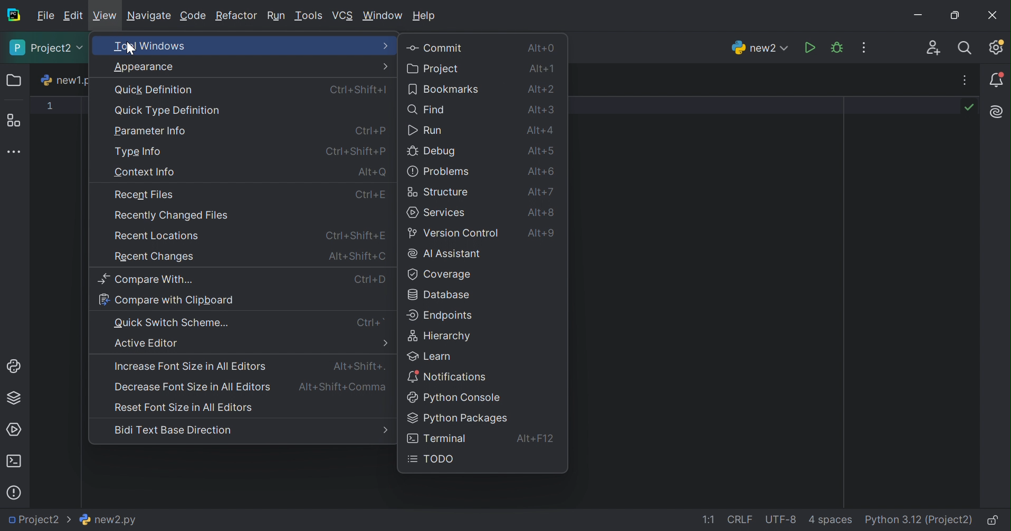 The height and width of the screenshot is (531, 1011). Describe the element at coordinates (15, 120) in the screenshot. I see `` at that location.